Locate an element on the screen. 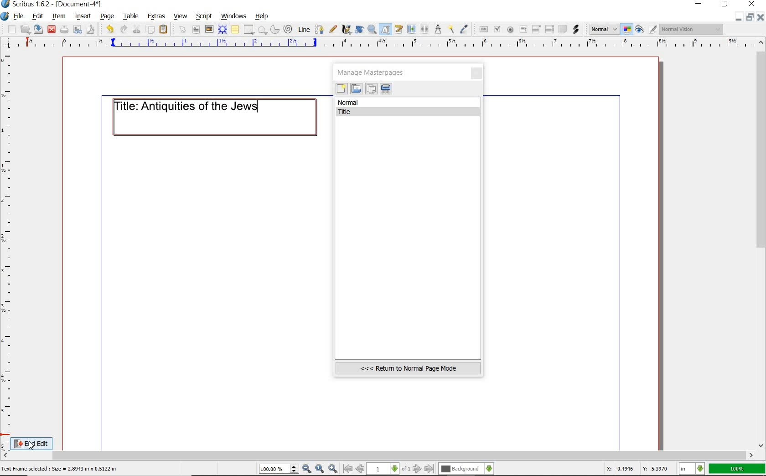 This screenshot has width=766, height=476. measurements is located at coordinates (438, 30).